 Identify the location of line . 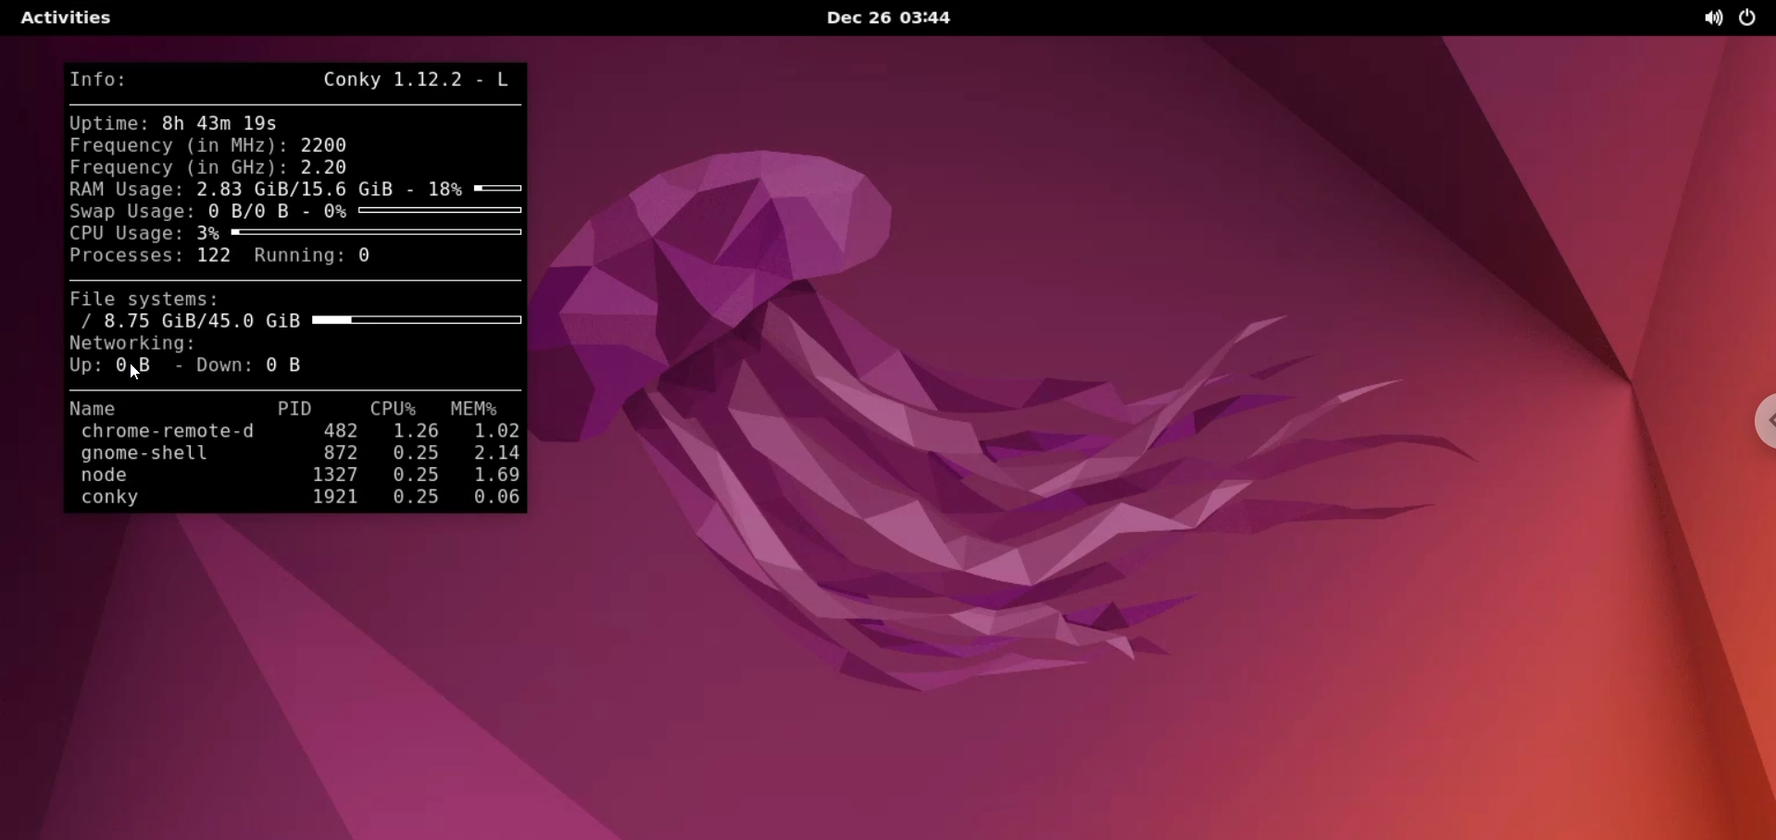
(294, 104).